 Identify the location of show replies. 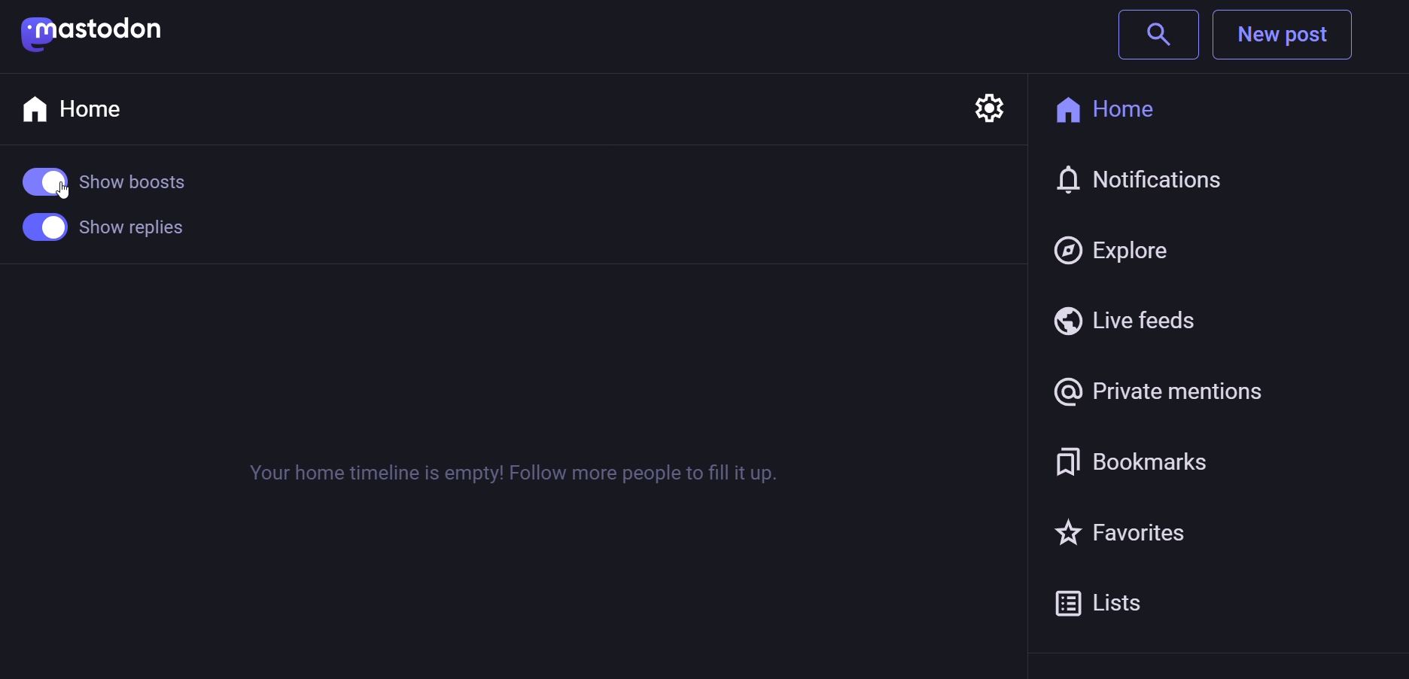
(112, 230).